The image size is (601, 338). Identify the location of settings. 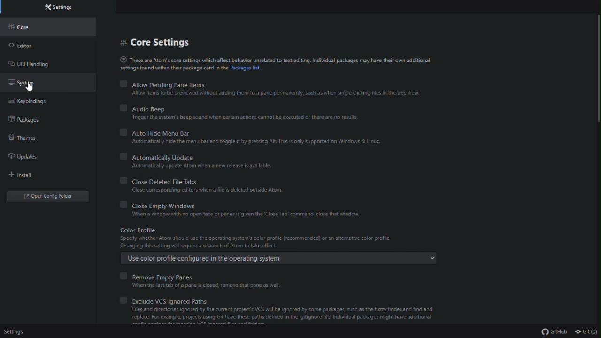
(57, 8).